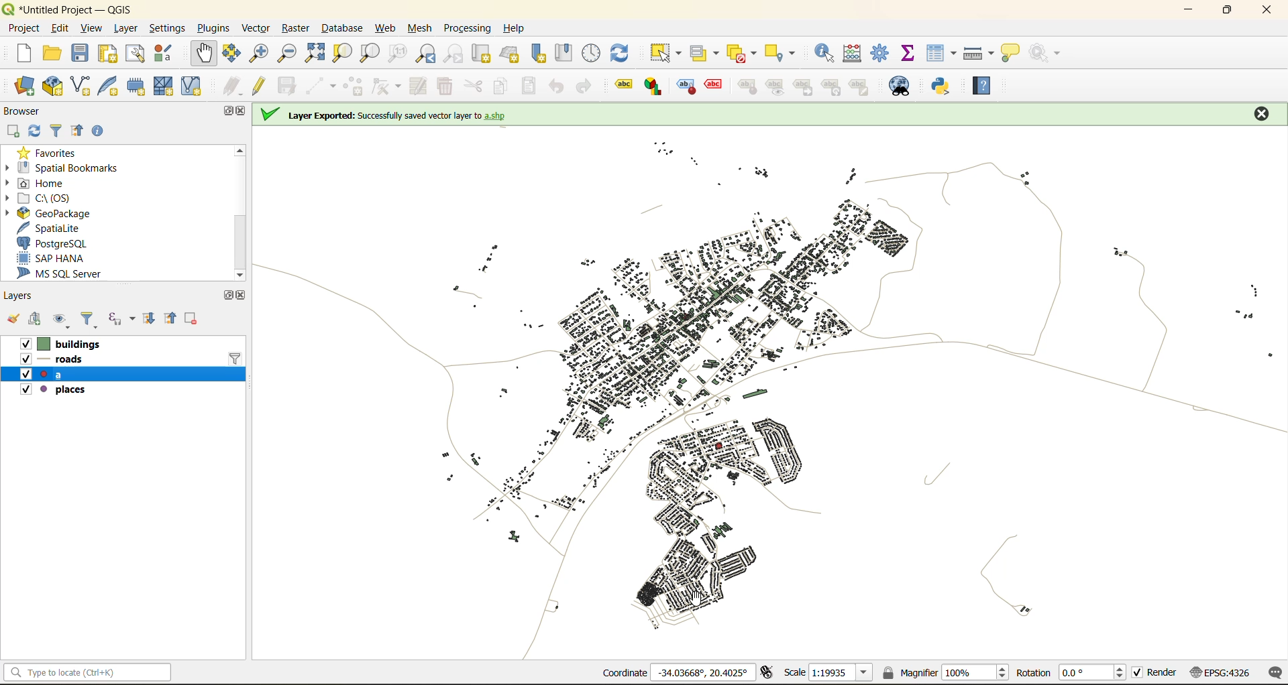 The image size is (1288, 685). Describe the element at coordinates (345, 27) in the screenshot. I see `database` at that location.